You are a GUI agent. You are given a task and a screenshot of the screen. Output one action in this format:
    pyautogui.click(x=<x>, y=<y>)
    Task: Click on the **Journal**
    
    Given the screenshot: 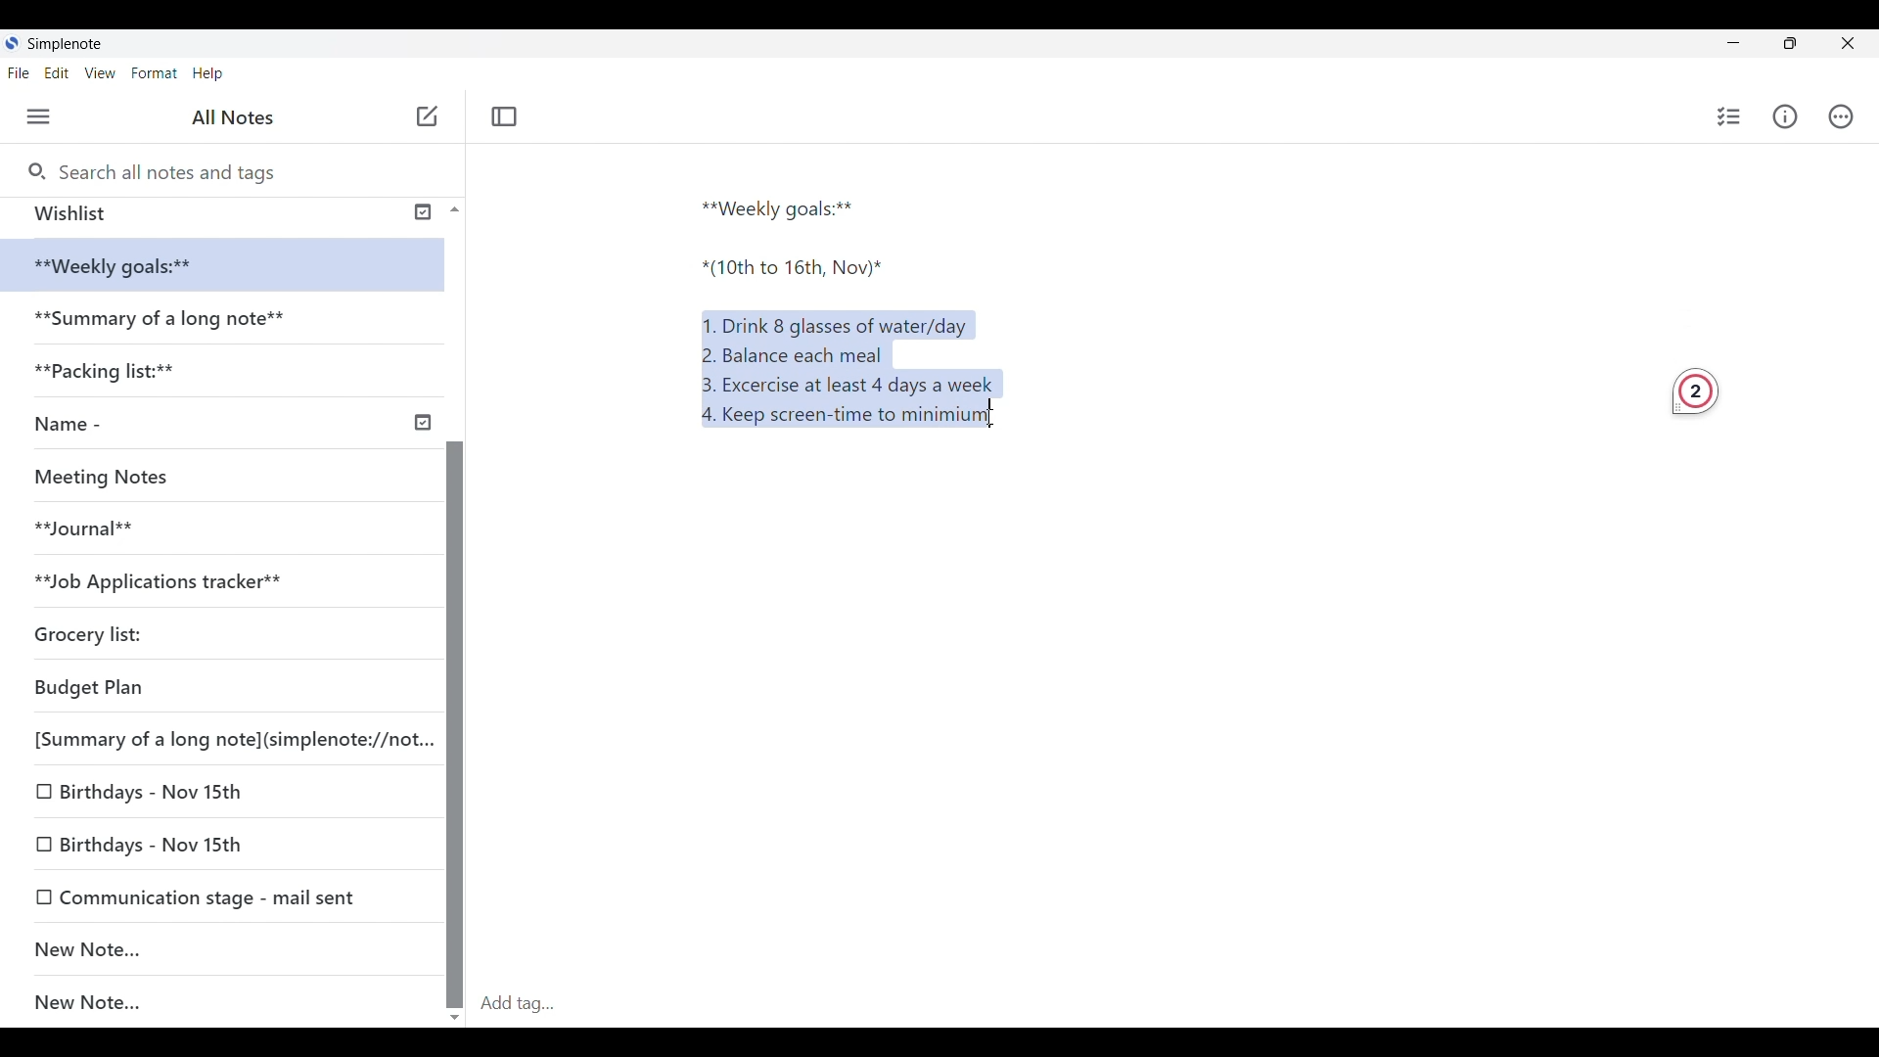 What is the action you would take?
    pyautogui.click(x=94, y=526)
    